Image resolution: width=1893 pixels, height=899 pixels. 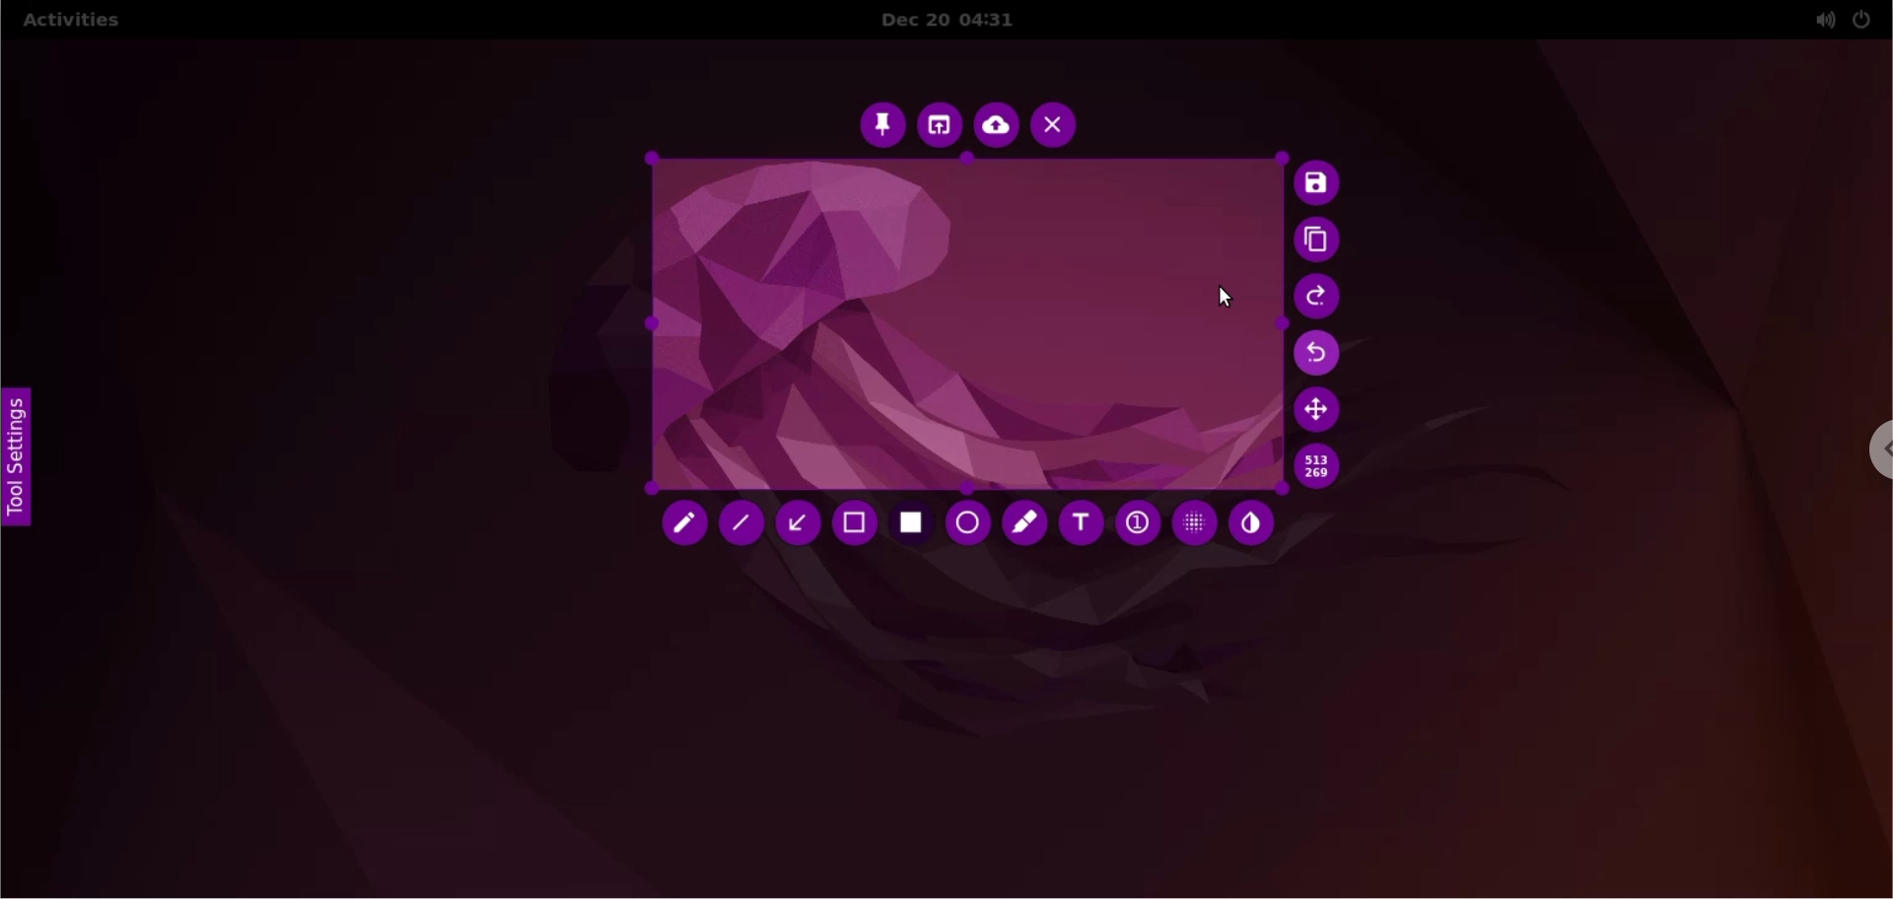 What do you see at coordinates (854, 526) in the screenshot?
I see `selection tool` at bounding box center [854, 526].